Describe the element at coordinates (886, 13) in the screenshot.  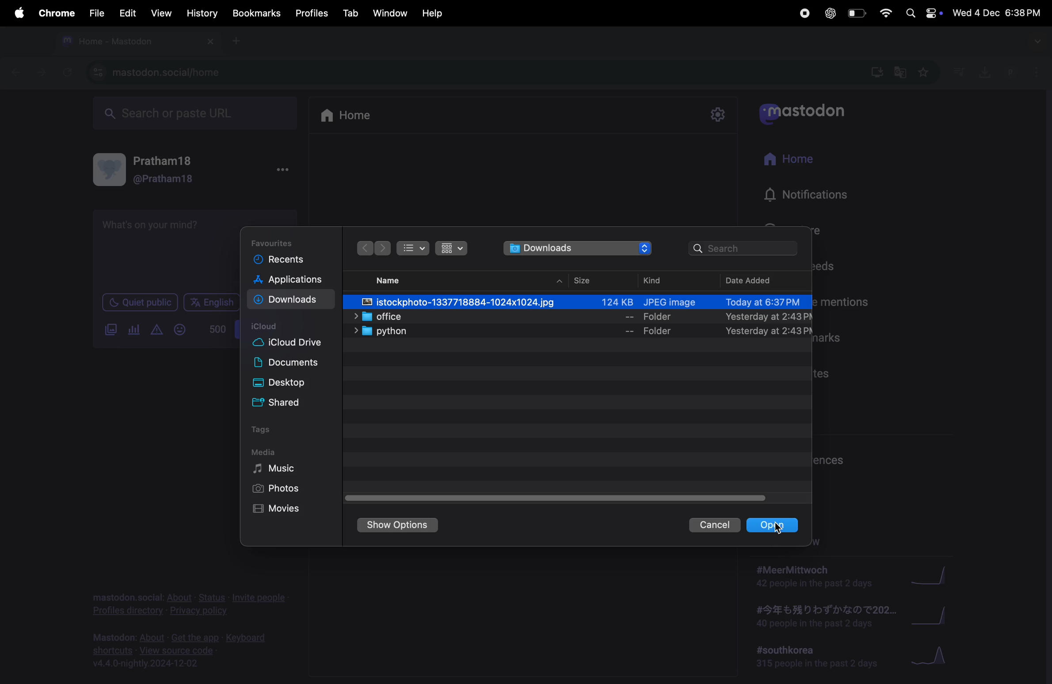
I see `wifi` at that location.